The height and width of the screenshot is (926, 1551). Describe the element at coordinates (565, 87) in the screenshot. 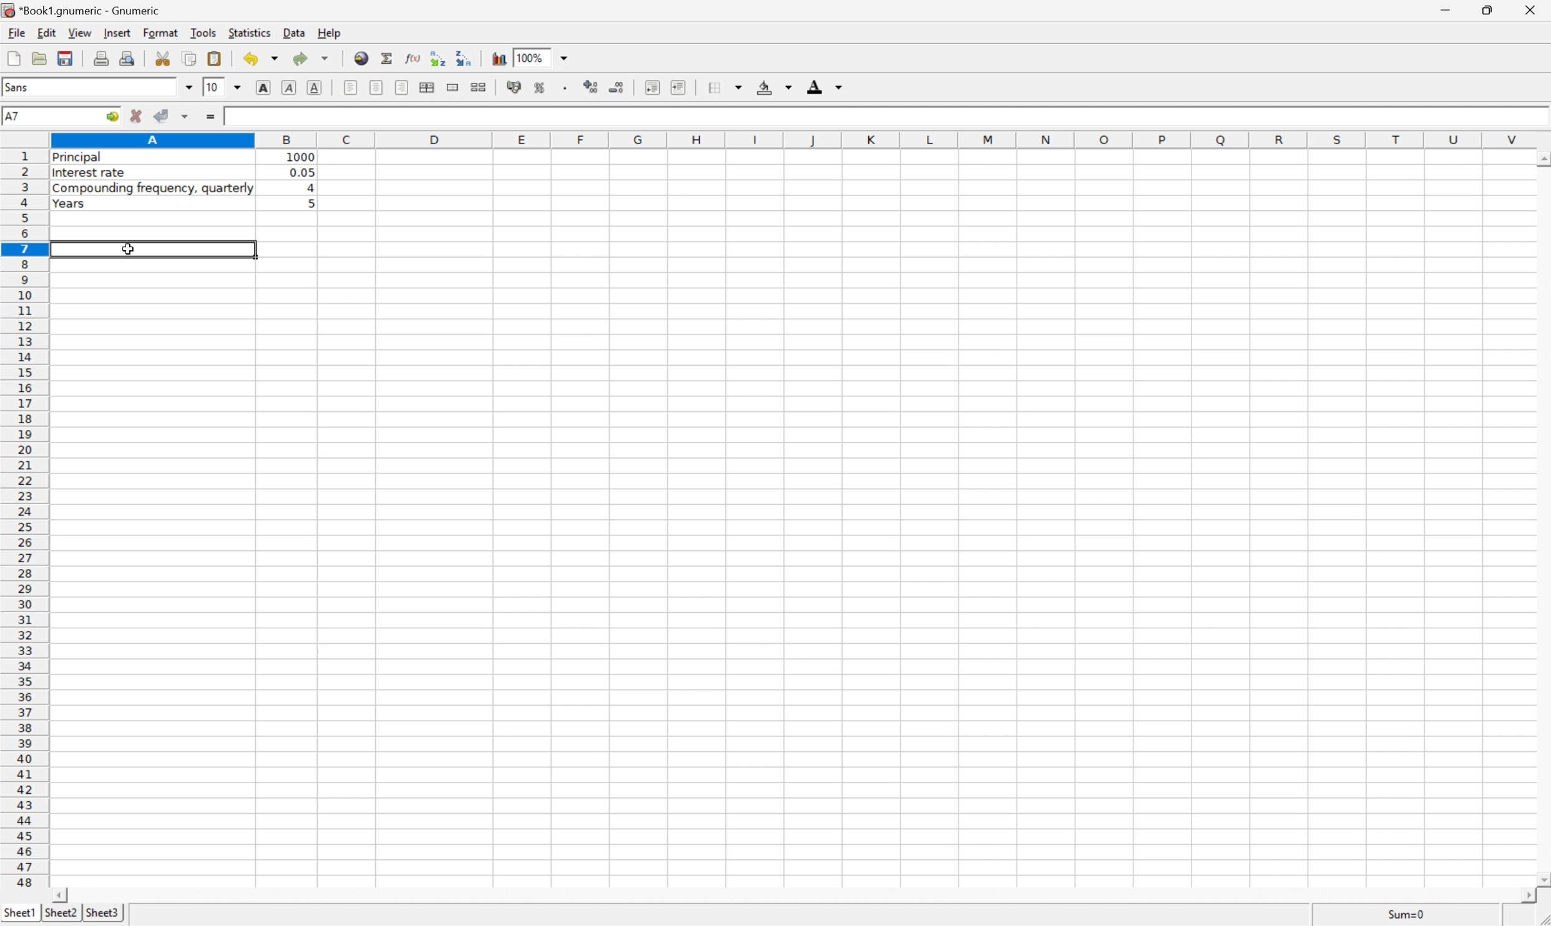

I see `Set the format of the selected cells to include a thousands separator` at that location.